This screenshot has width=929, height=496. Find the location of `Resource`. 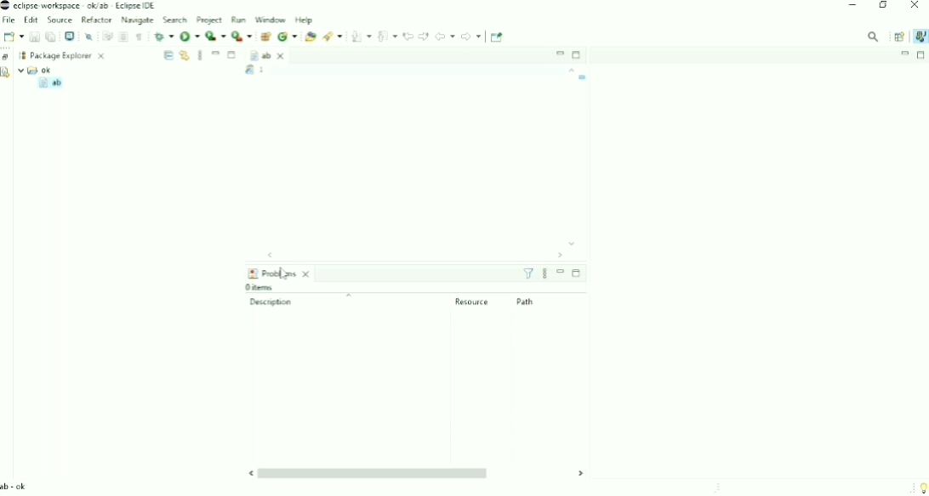

Resource is located at coordinates (472, 302).